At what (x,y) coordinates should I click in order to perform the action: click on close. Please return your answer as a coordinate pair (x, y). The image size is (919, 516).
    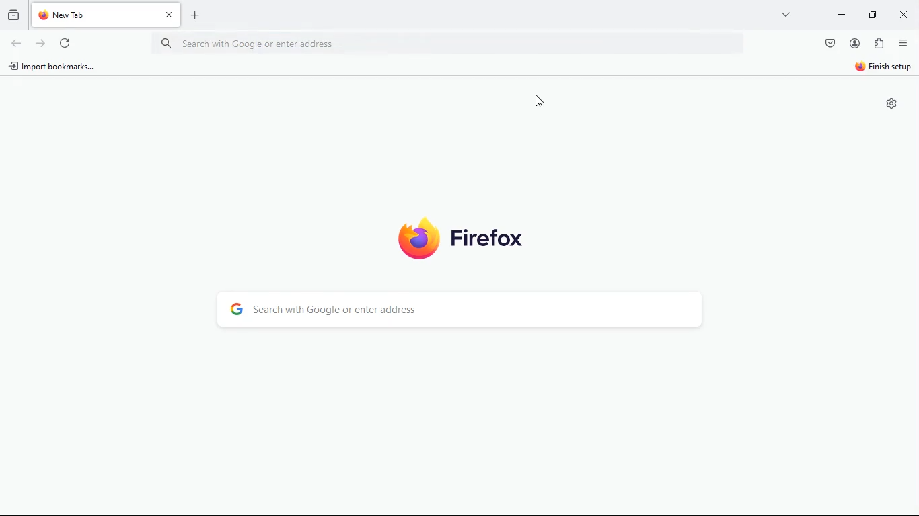
    Looking at the image, I should click on (902, 14).